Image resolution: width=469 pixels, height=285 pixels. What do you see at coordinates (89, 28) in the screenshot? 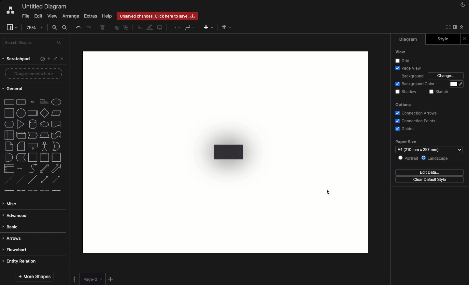
I see `Redo` at bounding box center [89, 28].